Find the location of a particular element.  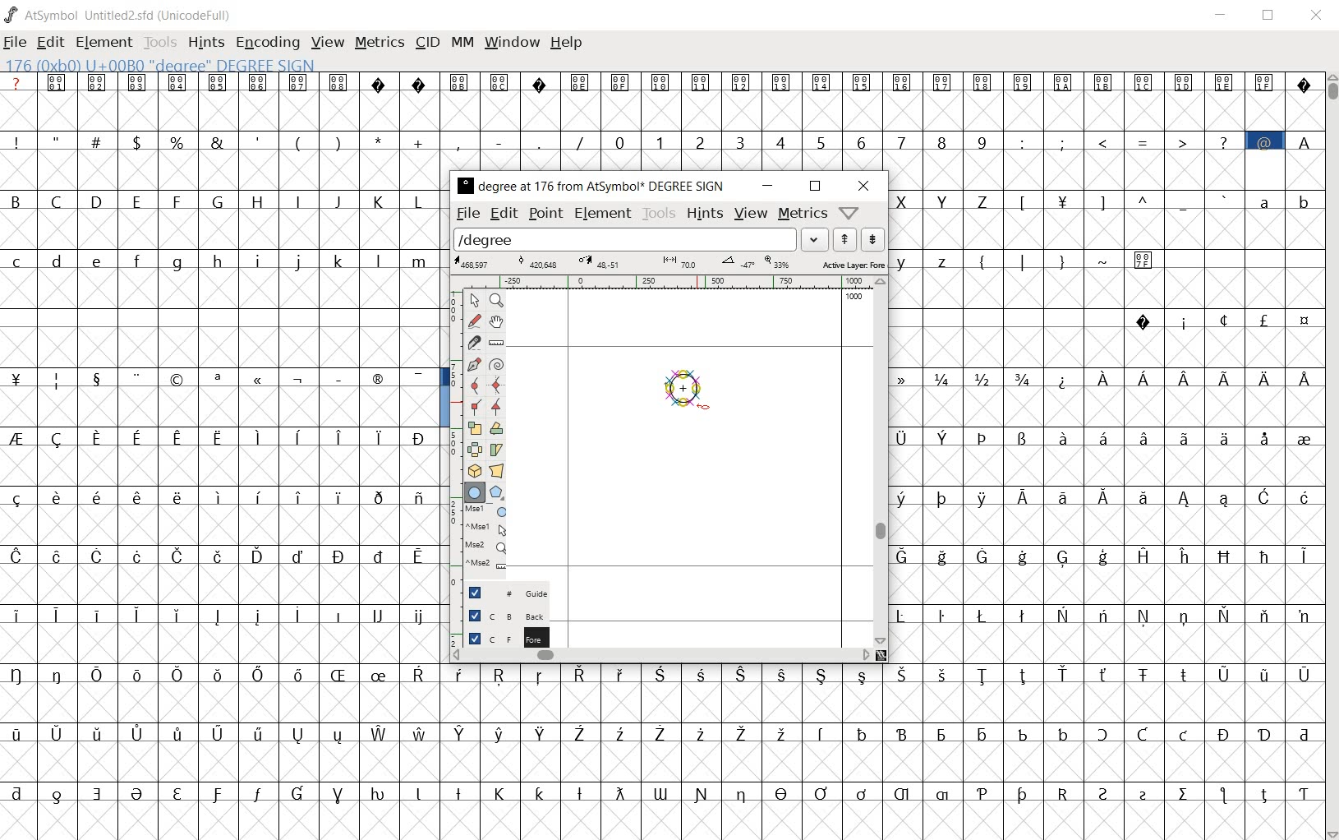

view is located at coordinates (326, 43).